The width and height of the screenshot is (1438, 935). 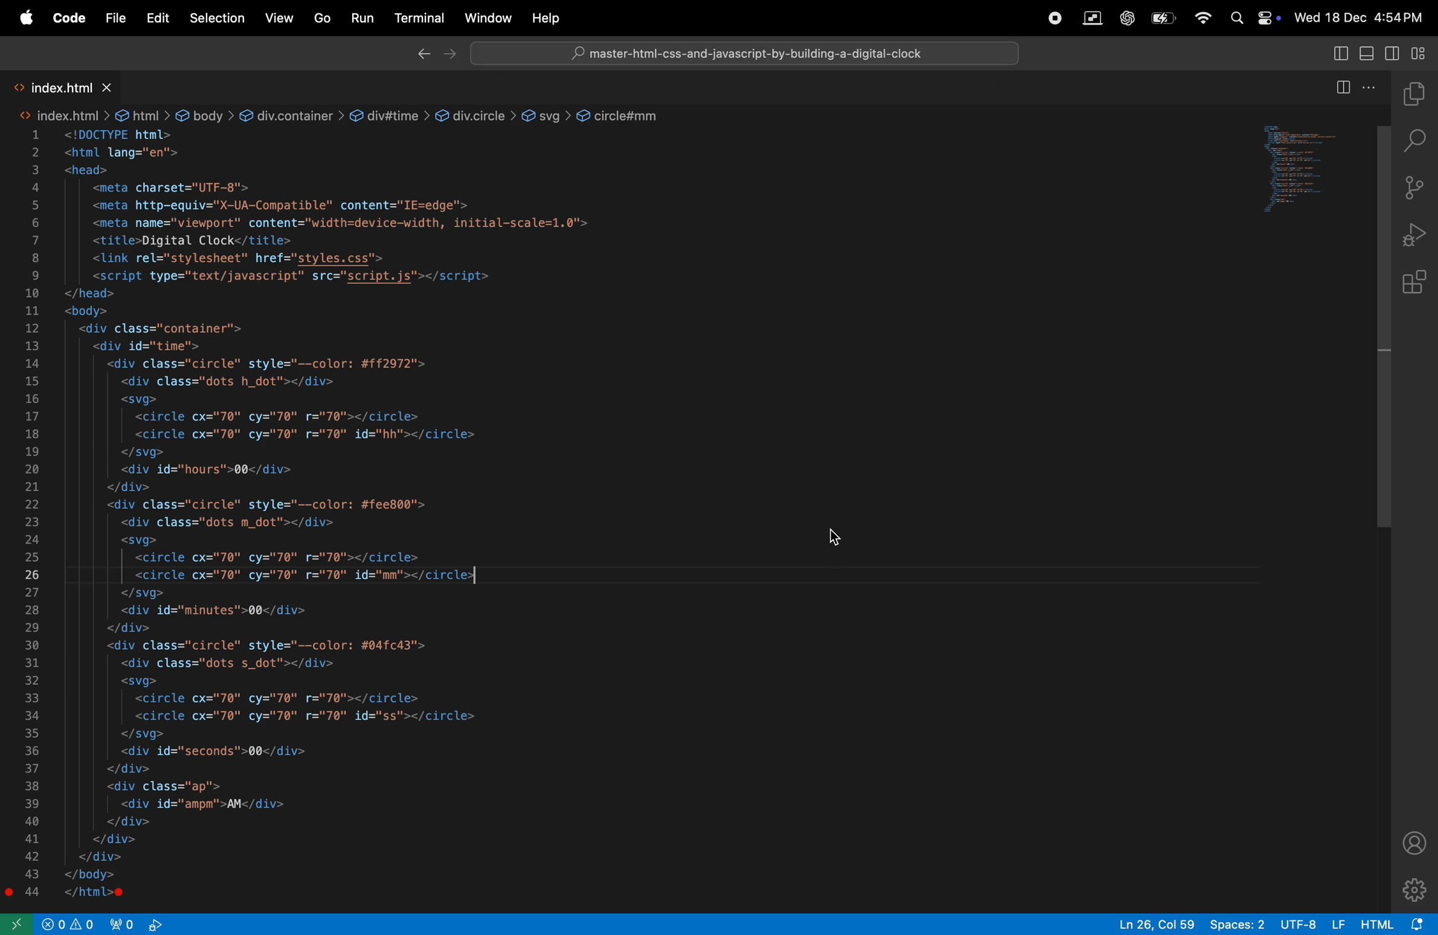 I want to click on code window, so click(x=1295, y=169).